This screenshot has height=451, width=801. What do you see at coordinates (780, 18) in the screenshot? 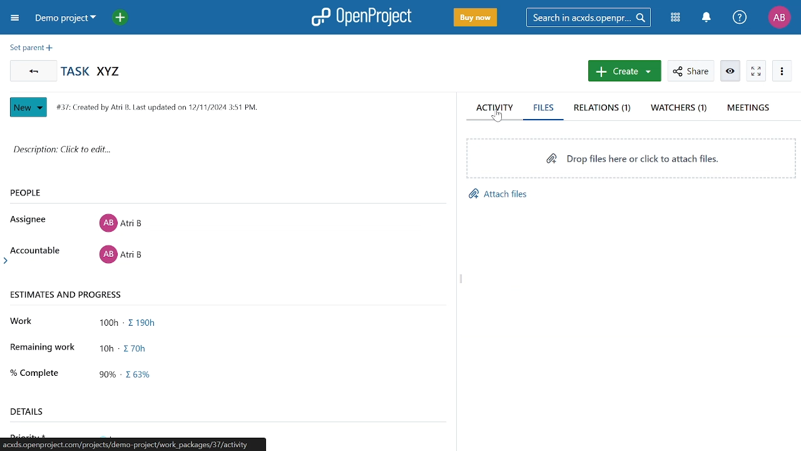
I see `Profile` at bounding box center [780, 18].